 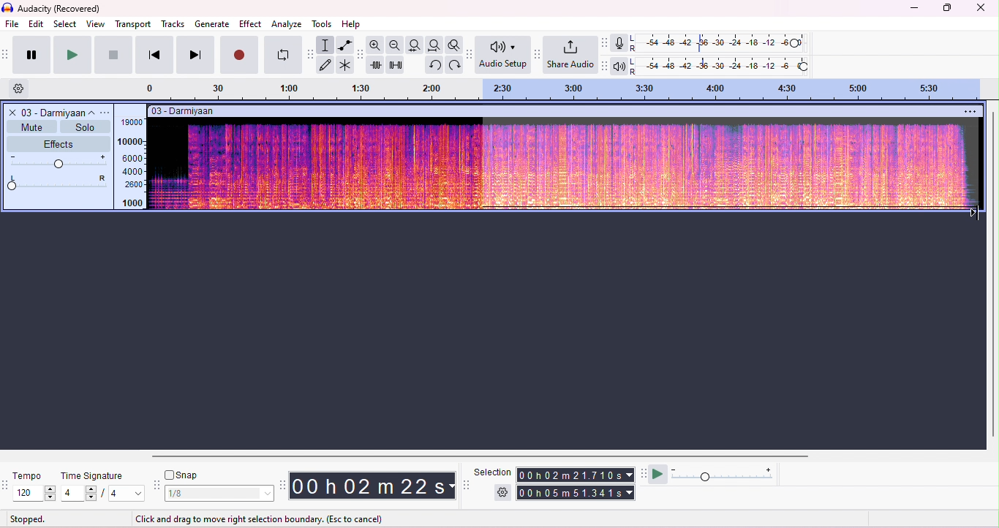 What do you see at coordinates (66, 23) in the screenshot?
I see `select` at bounding box center [66, 23].